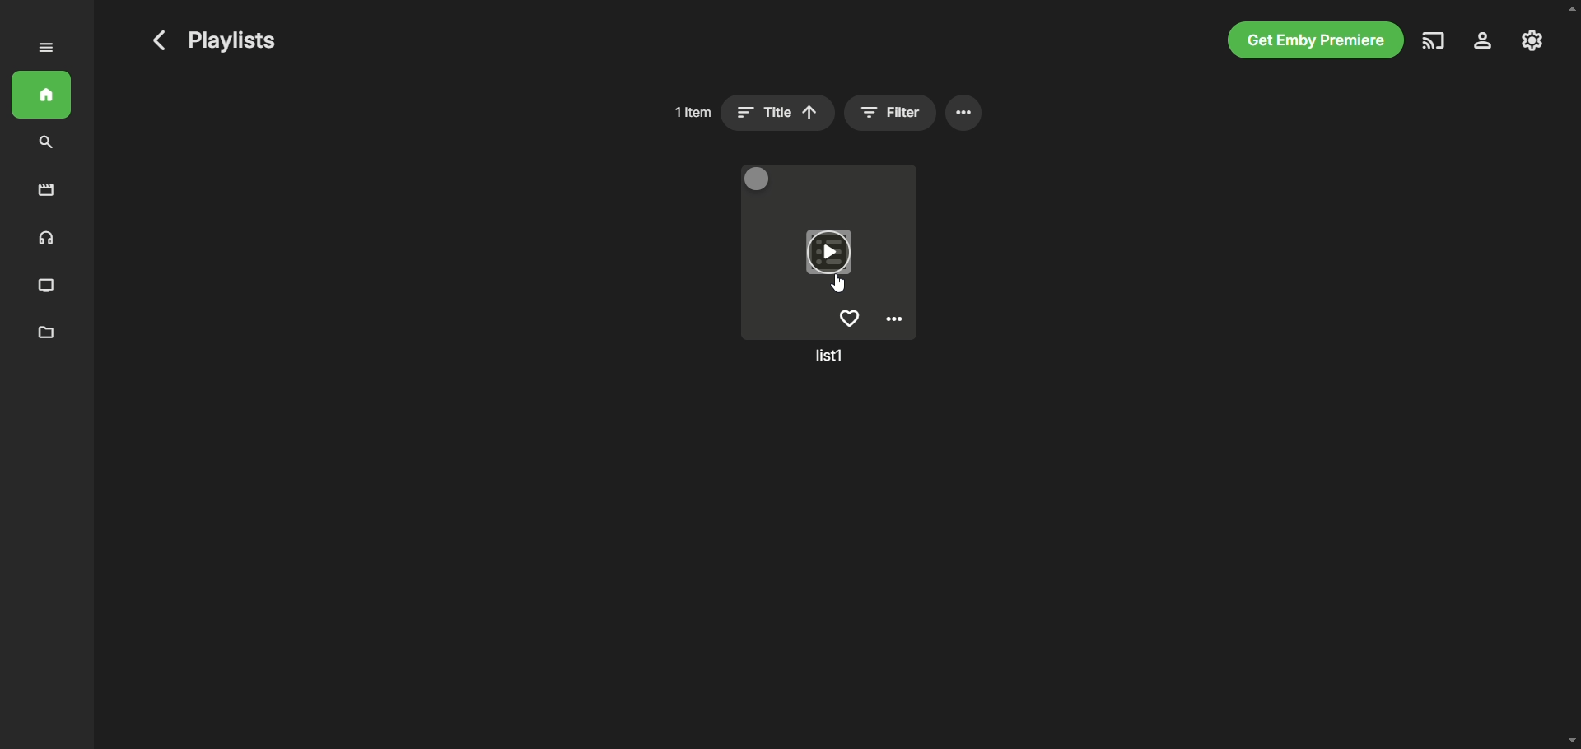  What do you see at coordinates (48, 286) in the screenshot?
I see `TV shows` at bounding box center [48, 286].